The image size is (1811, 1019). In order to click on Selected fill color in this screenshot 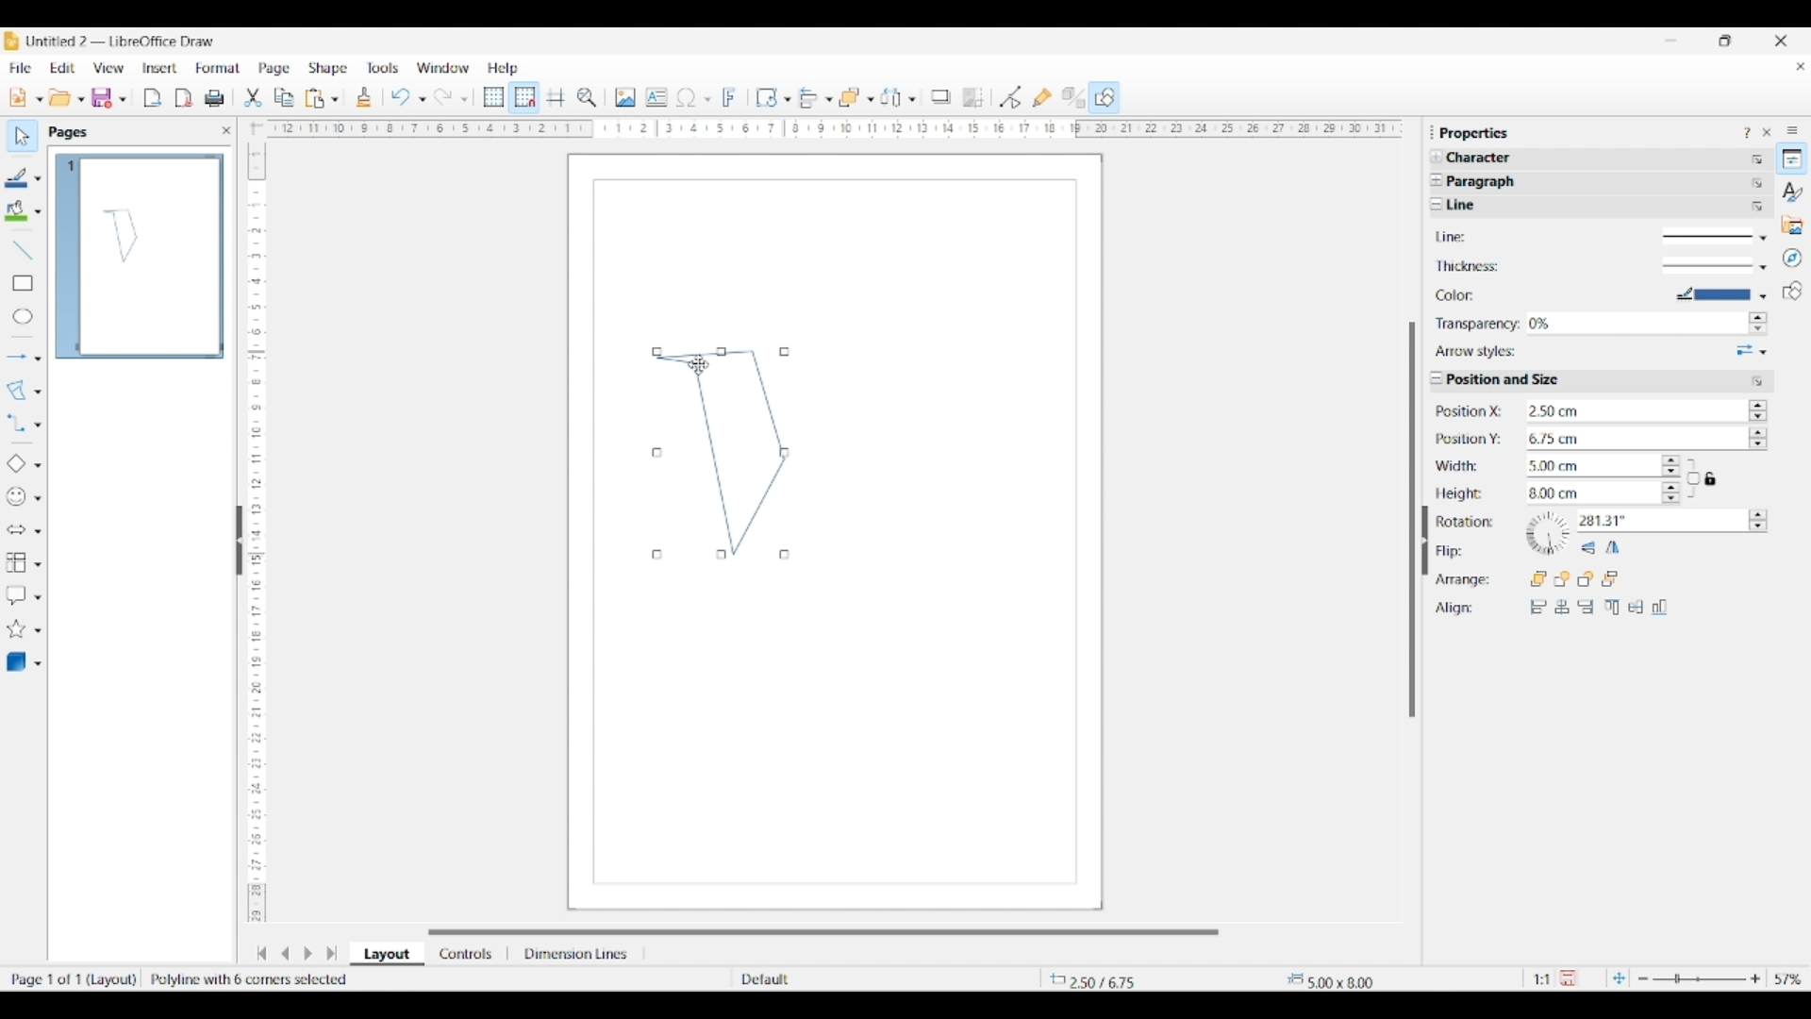, I will do `click(16, 210)`.